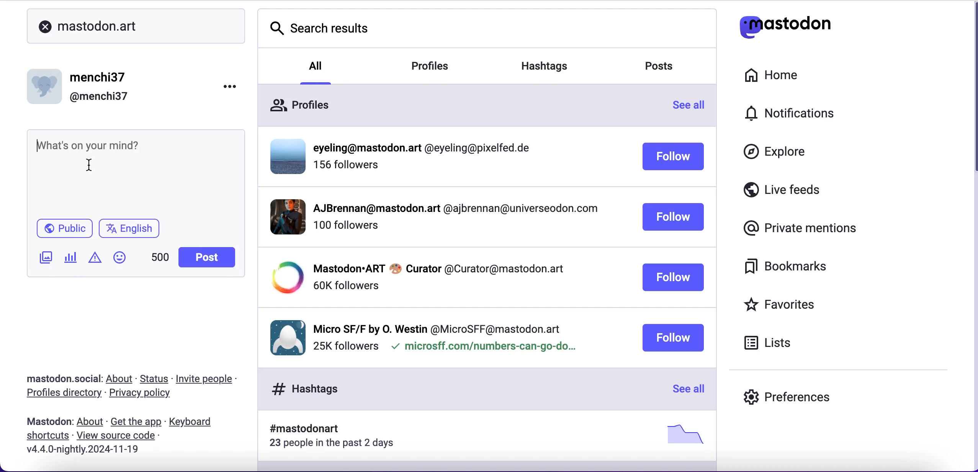 This screenshot has height=472, width=978. I want to click on options, so click(224, 90).